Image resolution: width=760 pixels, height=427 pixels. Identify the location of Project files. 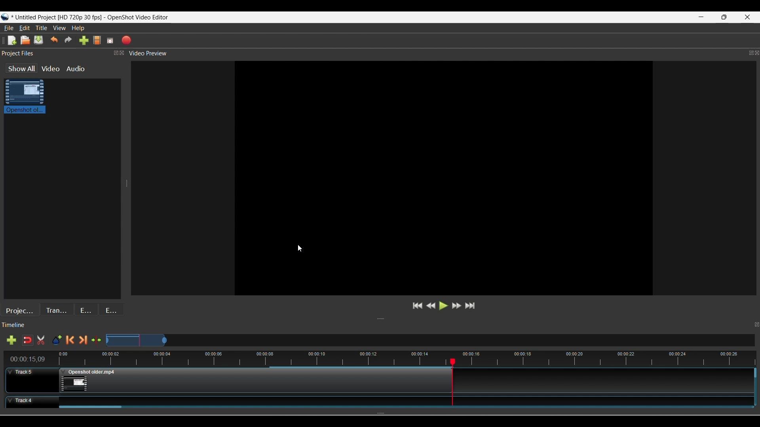
(20, 310).